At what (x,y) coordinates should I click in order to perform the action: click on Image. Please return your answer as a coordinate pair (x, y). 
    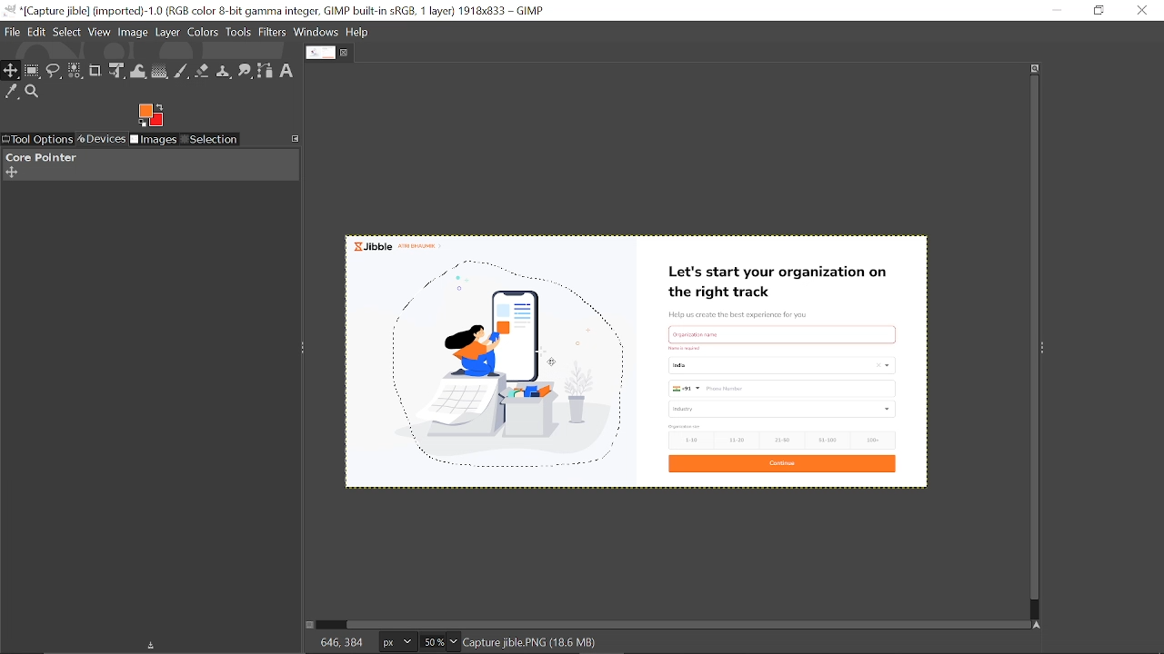
    Looking at the image, I should click on (134, 33).